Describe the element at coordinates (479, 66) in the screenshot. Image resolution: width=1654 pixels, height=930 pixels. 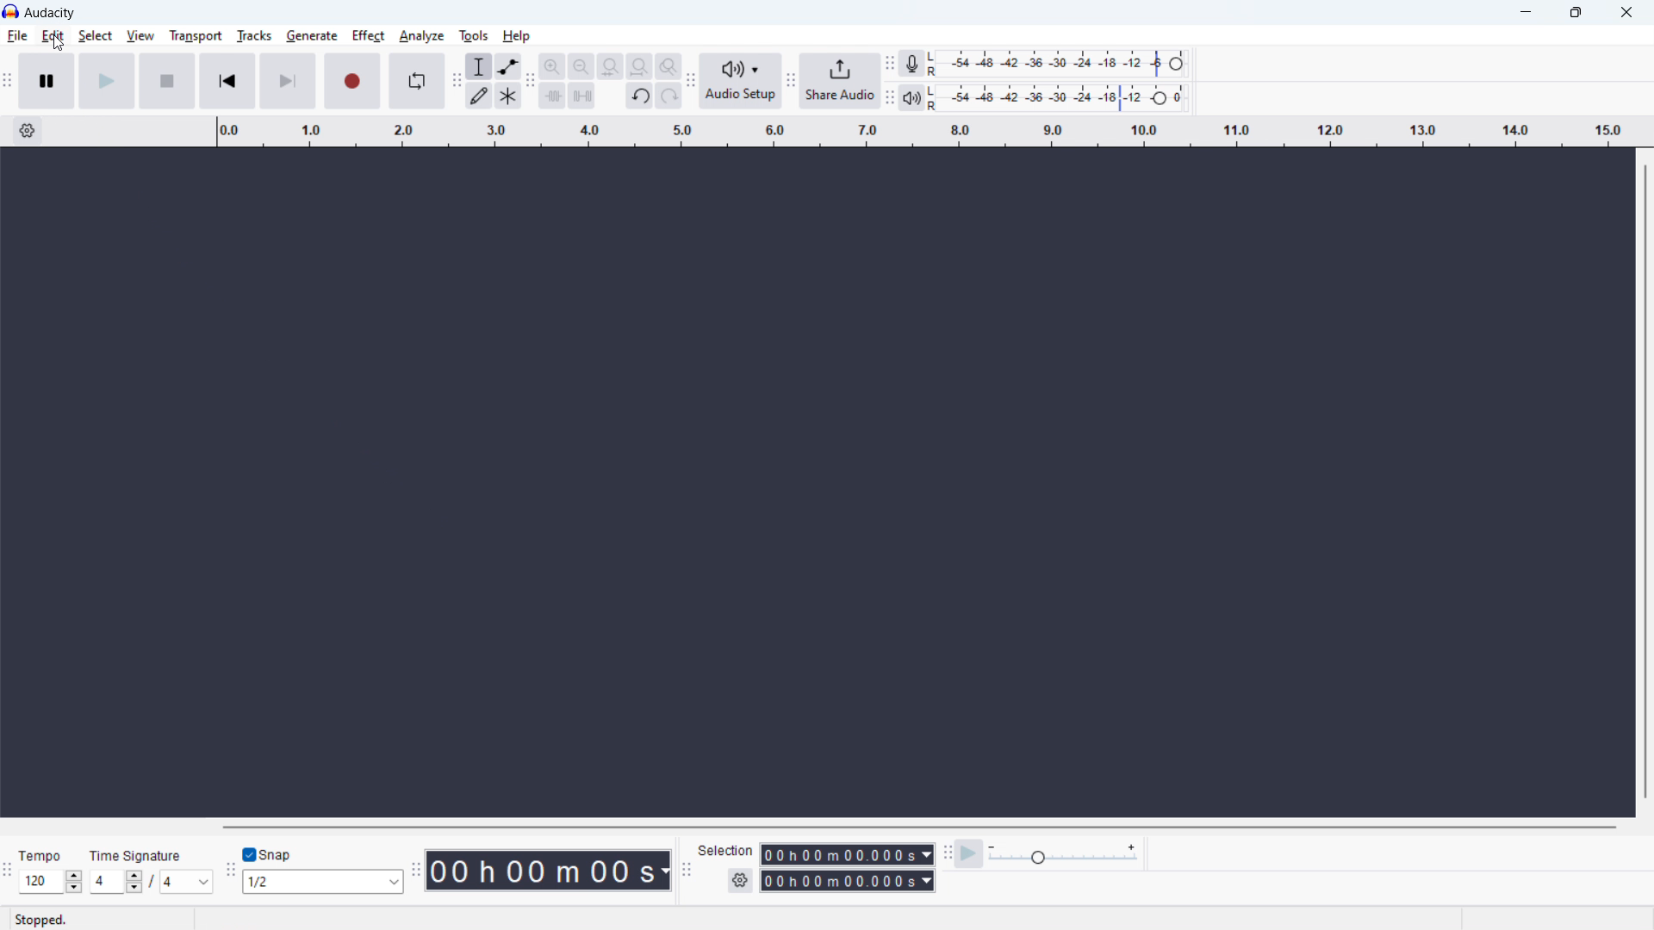
I see `selection tool` at that location.